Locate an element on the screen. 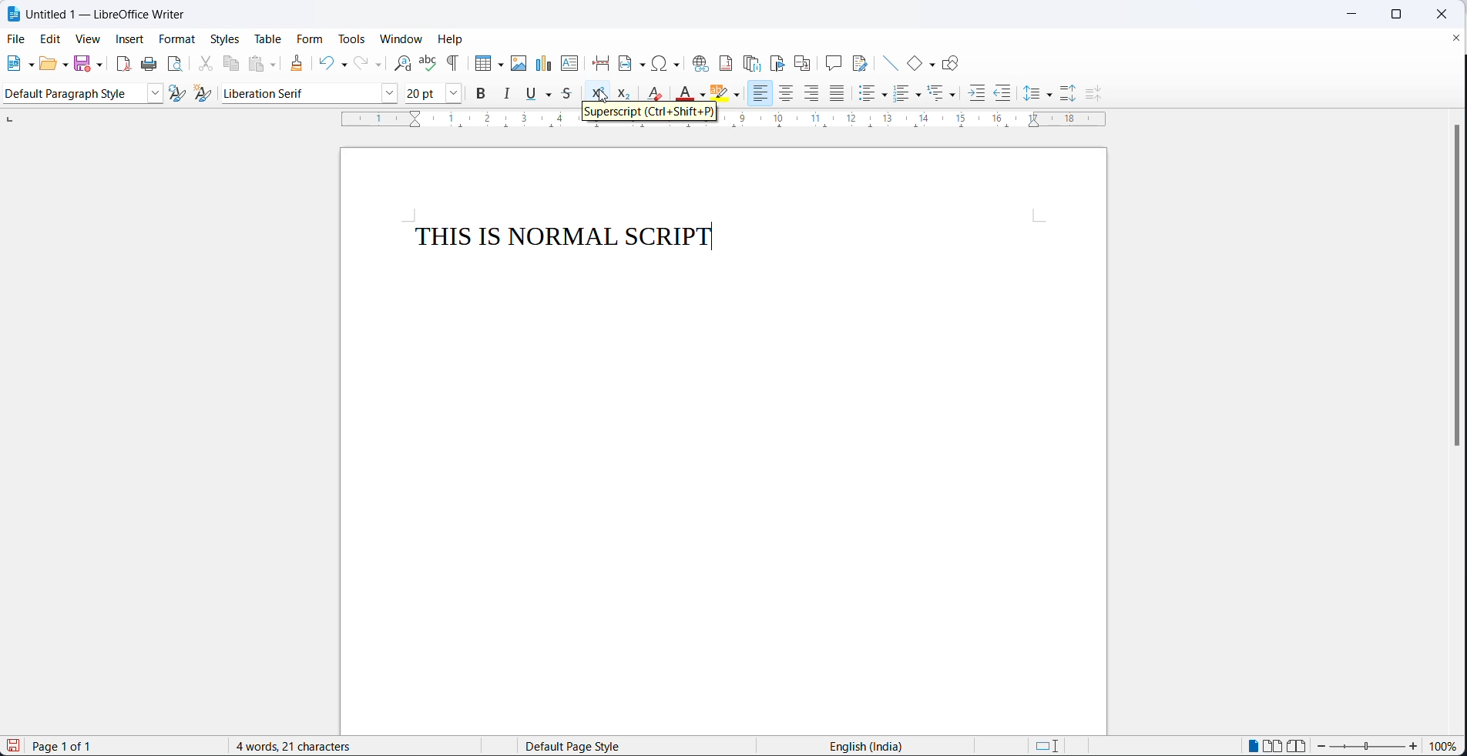 This screenshot has width=1467, height=756. form is located at coordinates (311, 40).